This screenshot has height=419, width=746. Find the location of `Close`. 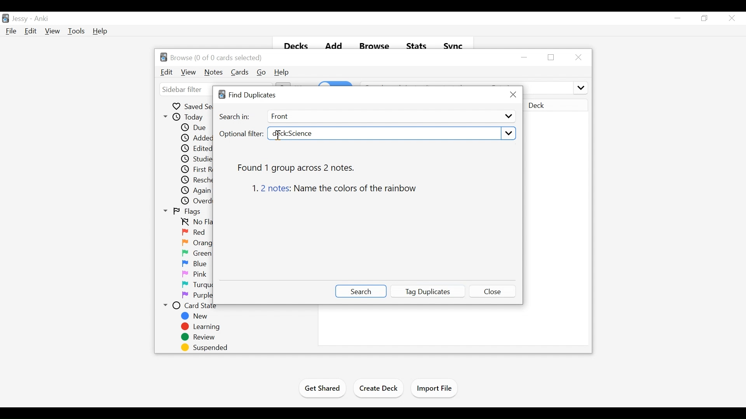

Close is located at coordinates (577, 57).